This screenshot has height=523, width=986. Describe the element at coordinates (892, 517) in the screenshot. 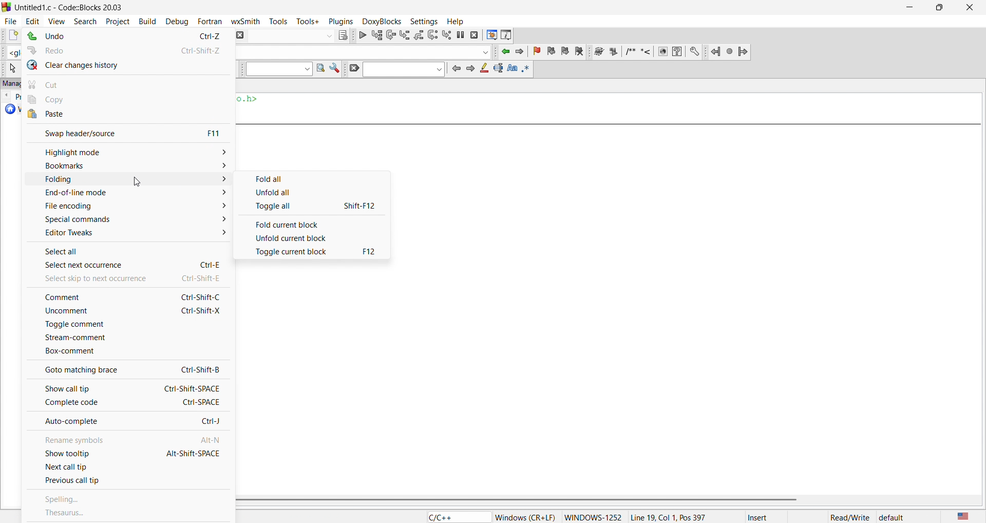

I see `default` at that location.